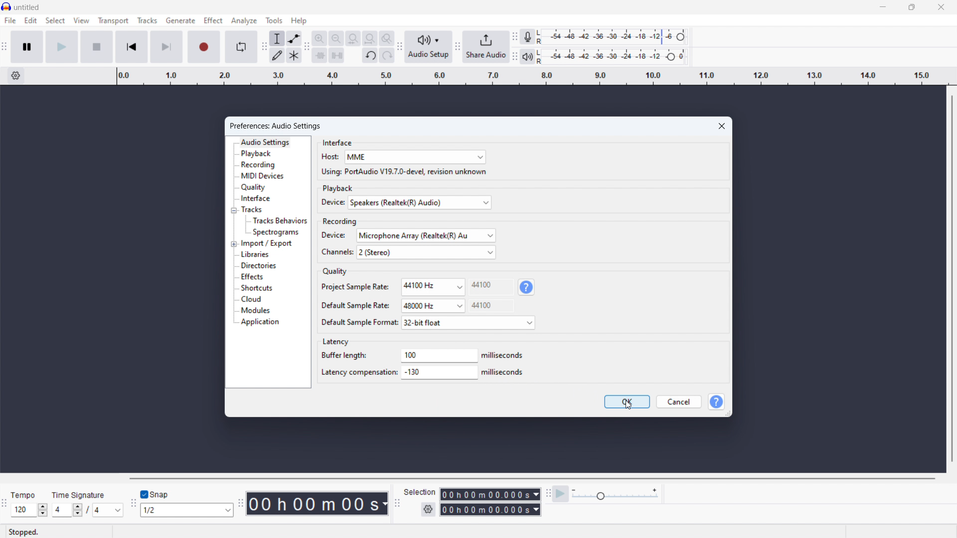 The width and height of the screenshot is (957, 538). What do you see at coordinates (320, 56) in the screenshot?
I see `trim audio outside selection` at bounding box center [320, 56].